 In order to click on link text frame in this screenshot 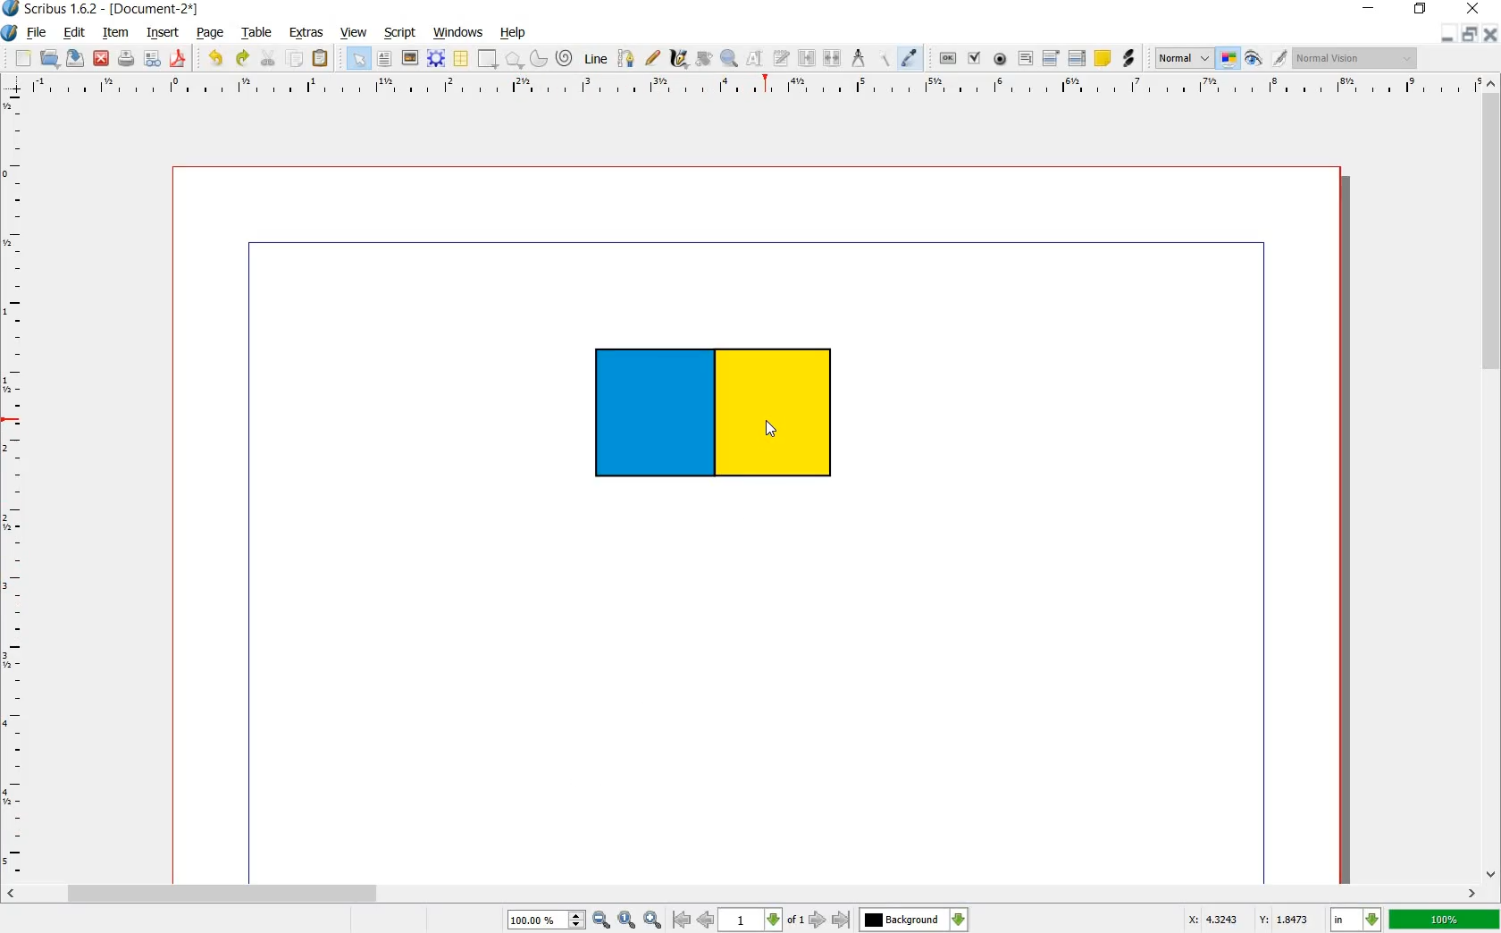, I will do `click(806, 59)`.